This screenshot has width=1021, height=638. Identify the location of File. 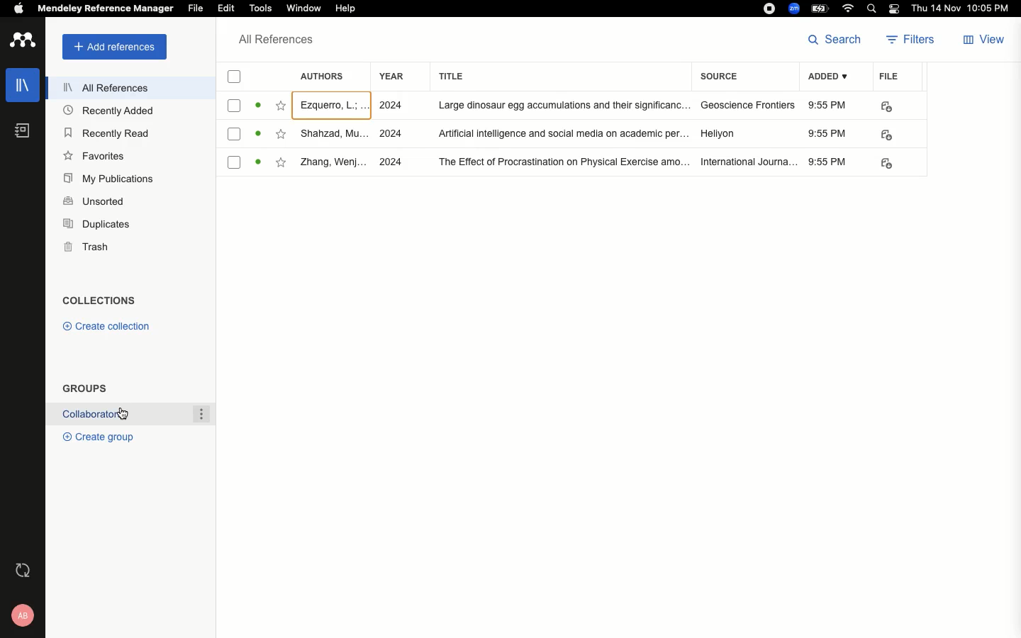
(893, 76).